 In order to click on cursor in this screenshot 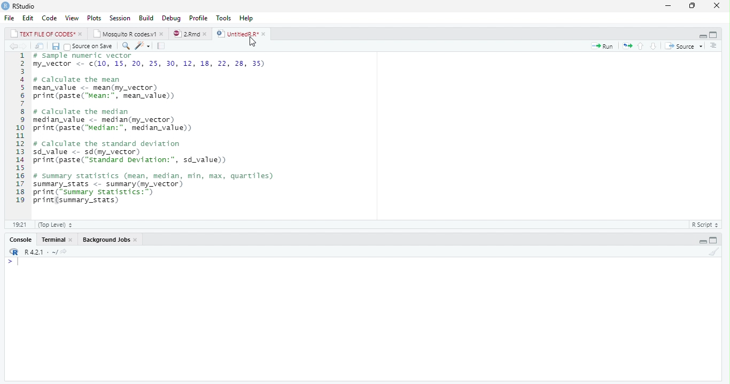, I will do `click(256, 43)`.